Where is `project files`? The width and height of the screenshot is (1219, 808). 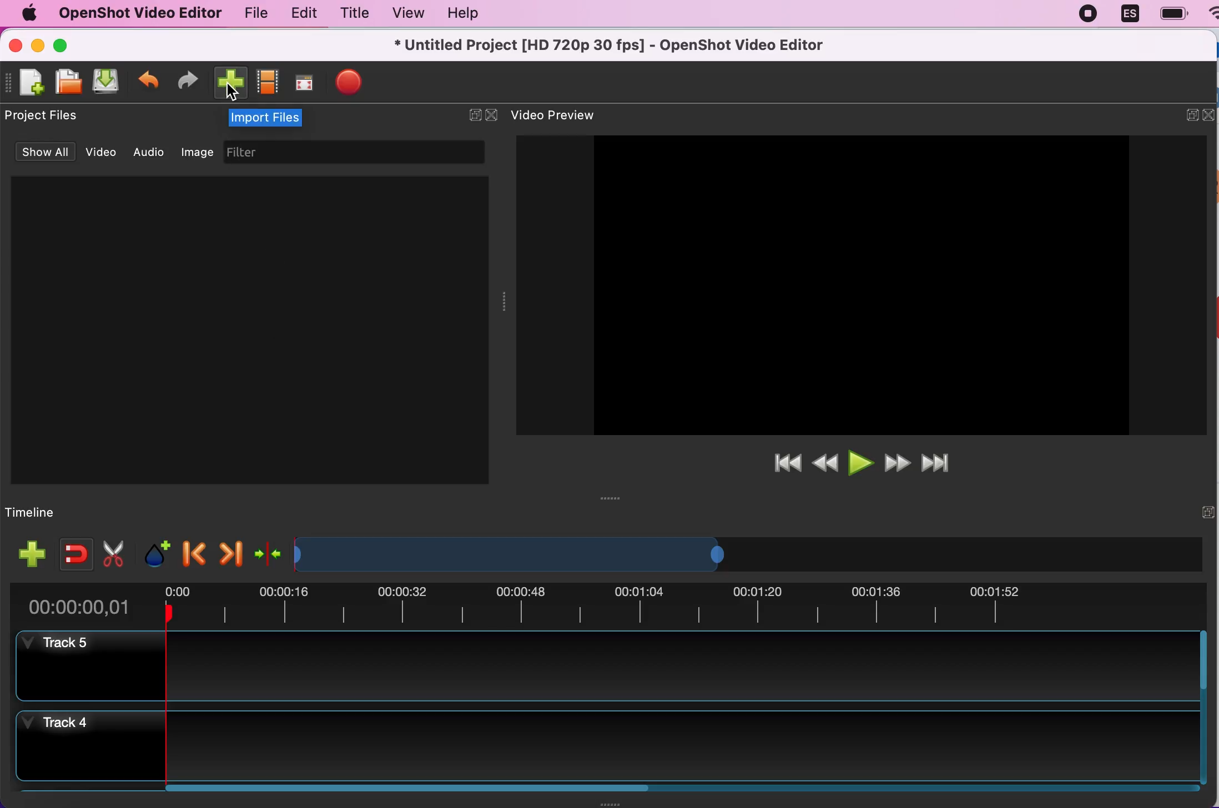
project files is located at coordinates (43, 114).